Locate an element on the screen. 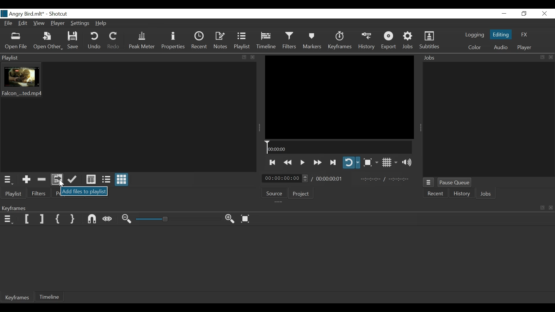 This screenshot has height=312, width=555. Cursor is located at coordinates (62, 184).